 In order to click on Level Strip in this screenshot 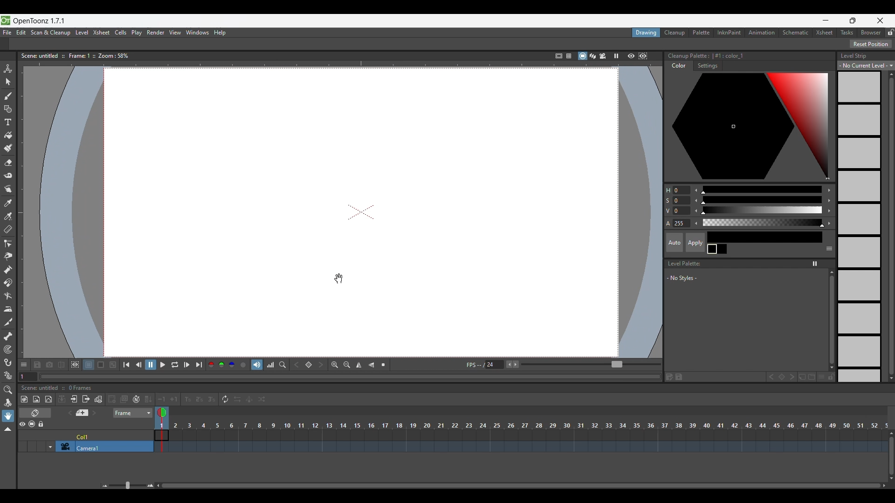, I will do `click(859, 54)`.